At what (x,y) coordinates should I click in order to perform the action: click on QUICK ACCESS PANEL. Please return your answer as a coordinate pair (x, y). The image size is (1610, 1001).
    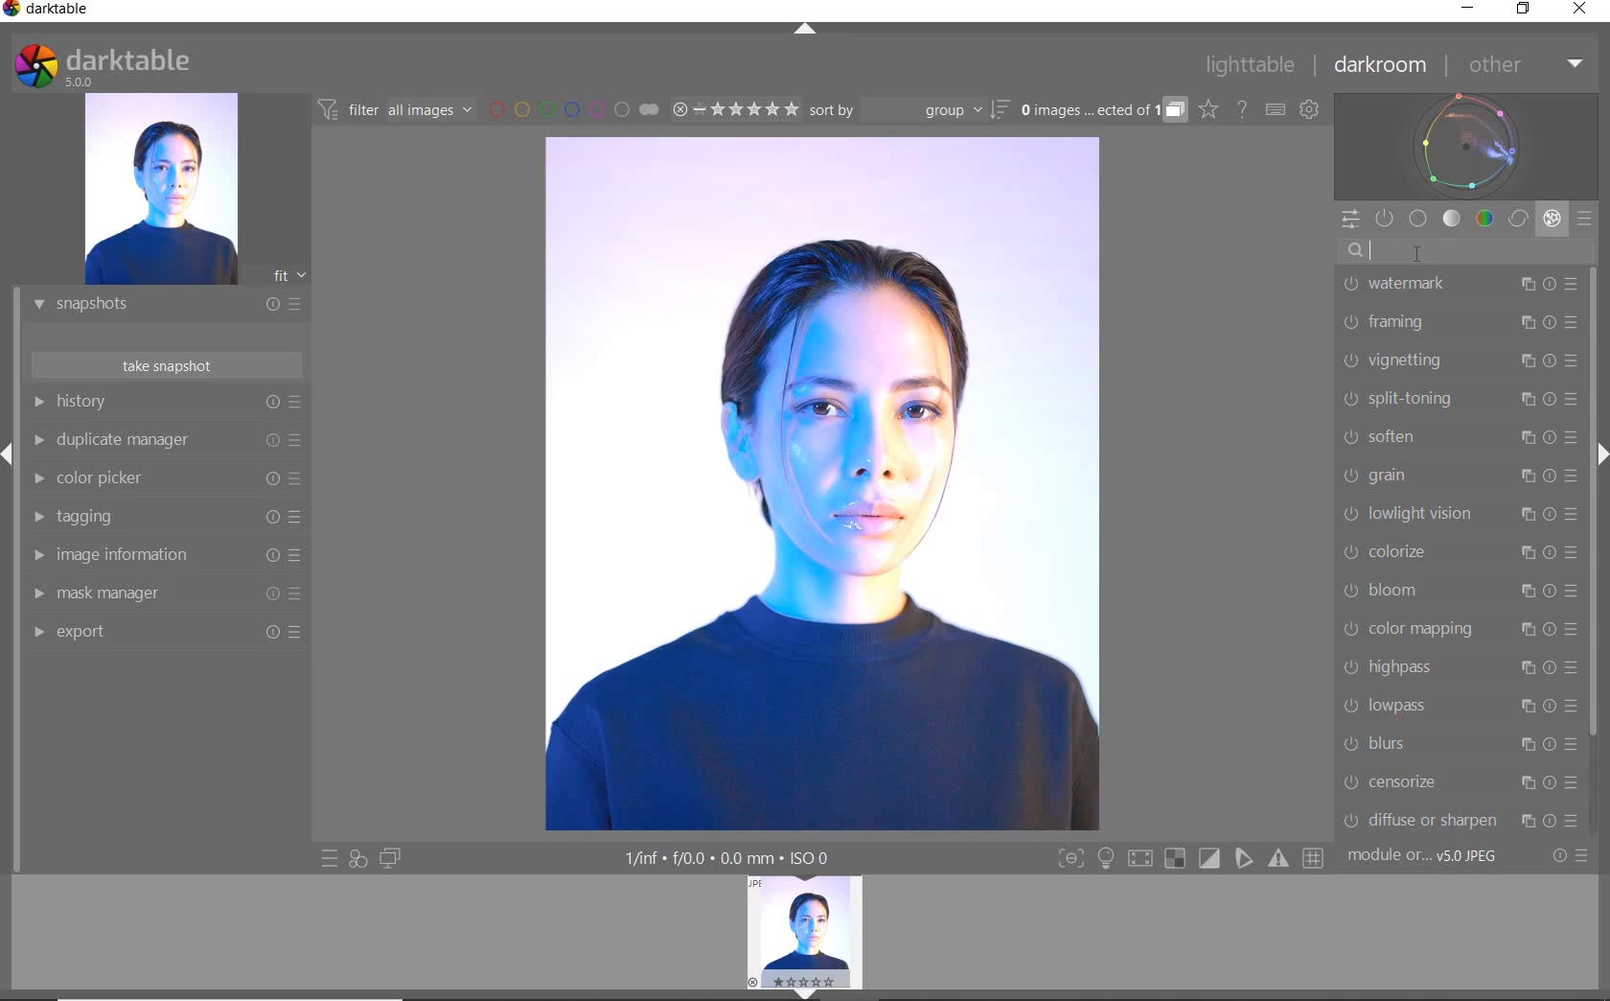
    Looking at the image, I should click on (1349, 221).